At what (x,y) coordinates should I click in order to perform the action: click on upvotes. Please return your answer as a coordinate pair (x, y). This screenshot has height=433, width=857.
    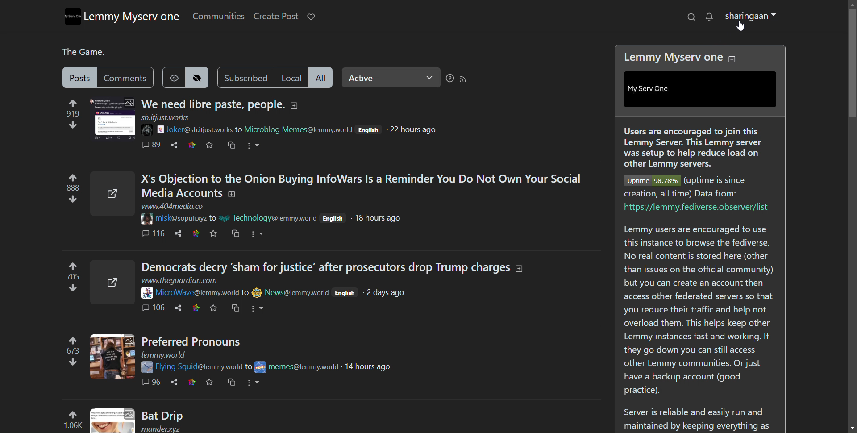
    Looking at the image, I should click on (73, 177).